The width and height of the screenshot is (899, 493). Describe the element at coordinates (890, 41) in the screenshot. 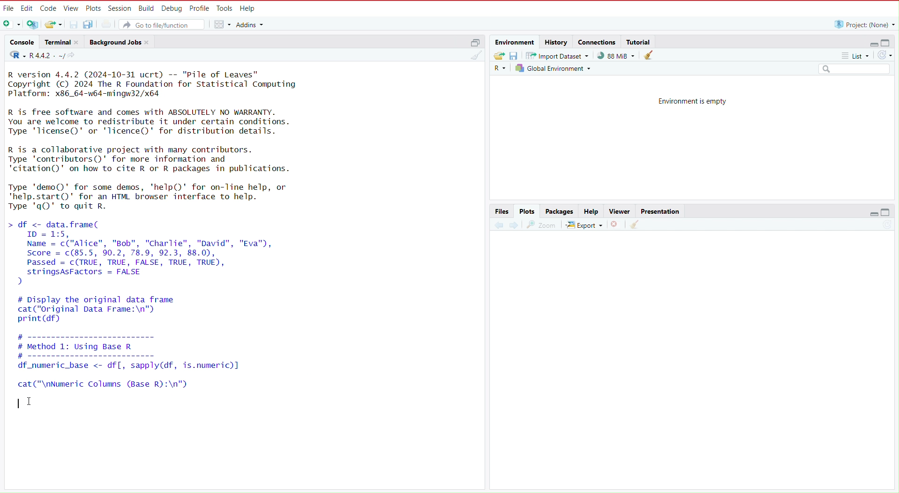

I see `maximize` at that location.